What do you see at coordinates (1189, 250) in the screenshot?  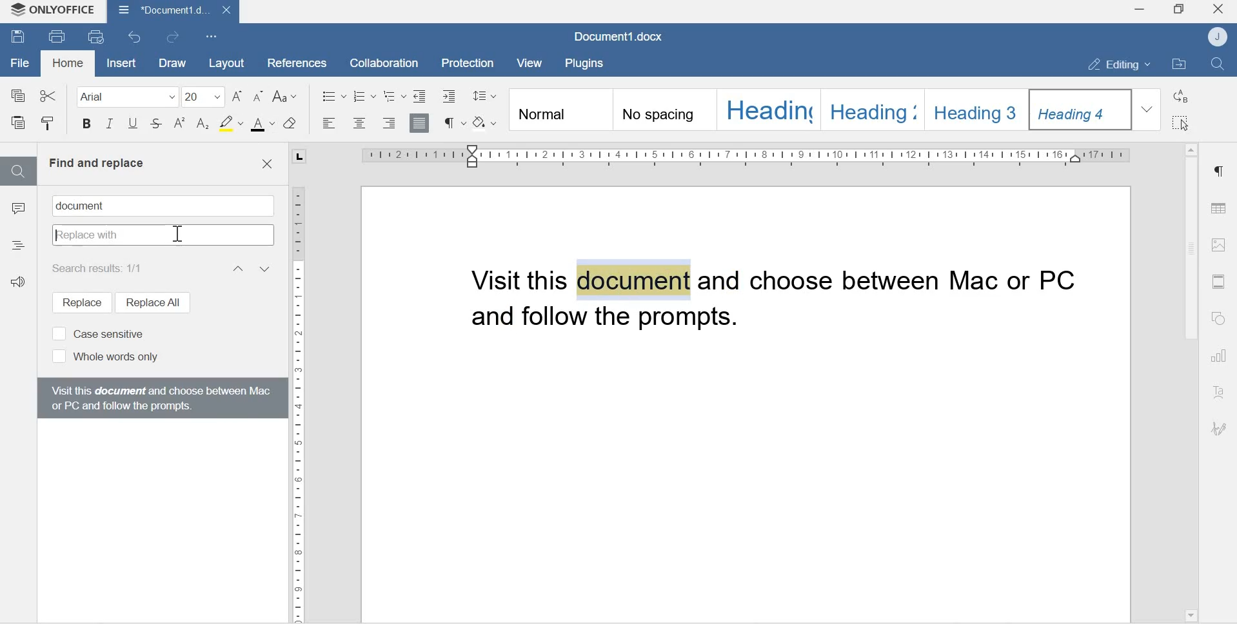 I see `Scrollbar` at bounding box center [1189, 250].